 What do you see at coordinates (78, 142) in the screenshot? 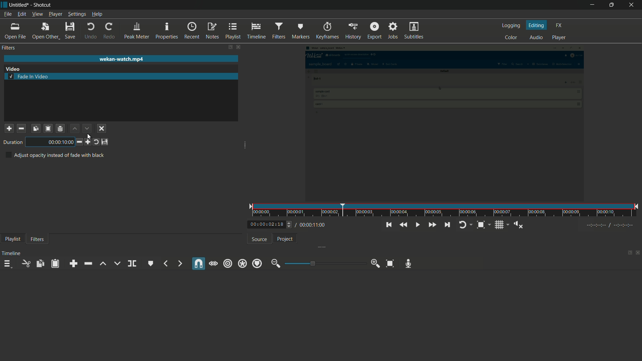
I see `decrement` at bounding box center [78, 142].